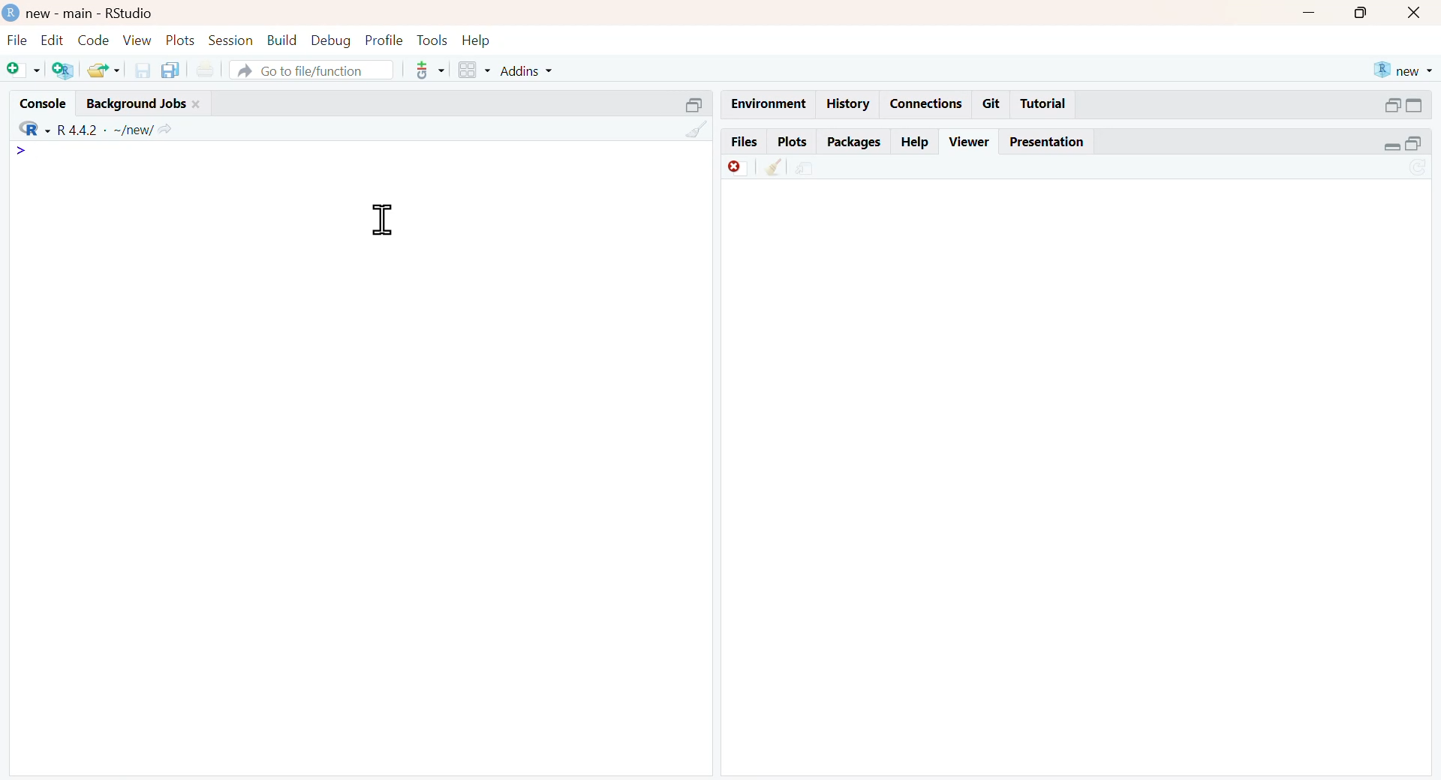 The image size is (1441, 780). What do you see at coordinates (483, 38) in the screenshot?
I see `Help` at bounding box center [483, 38].